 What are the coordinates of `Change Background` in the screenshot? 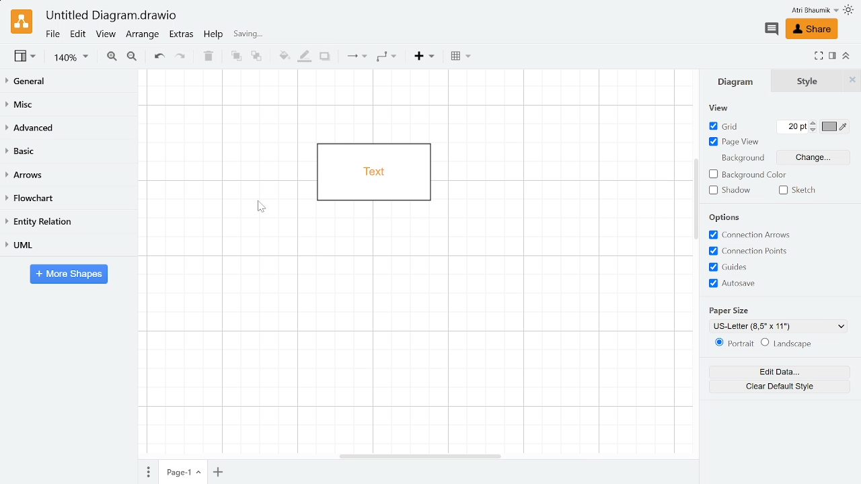 It's located at (812, 157).